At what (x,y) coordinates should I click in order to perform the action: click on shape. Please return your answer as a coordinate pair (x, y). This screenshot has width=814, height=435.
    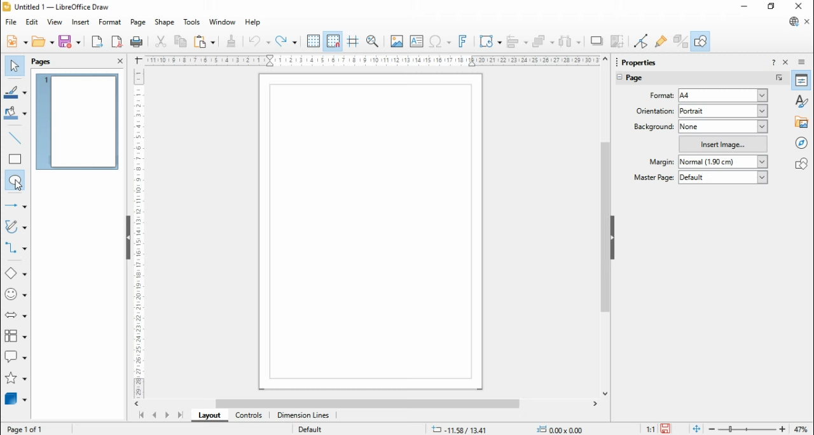
    Looking at the image, I should click on (164, 22).